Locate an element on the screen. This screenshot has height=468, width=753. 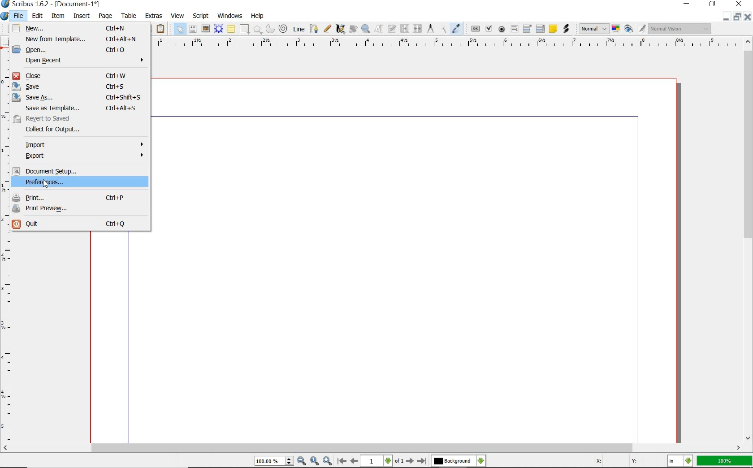
paste is located at coordinates (162, 30).